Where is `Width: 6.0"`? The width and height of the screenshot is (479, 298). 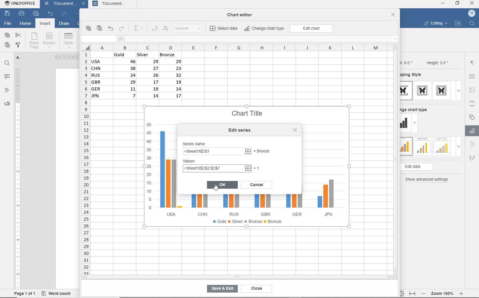 Width: 6.0" is located at coordinates (407, 62).